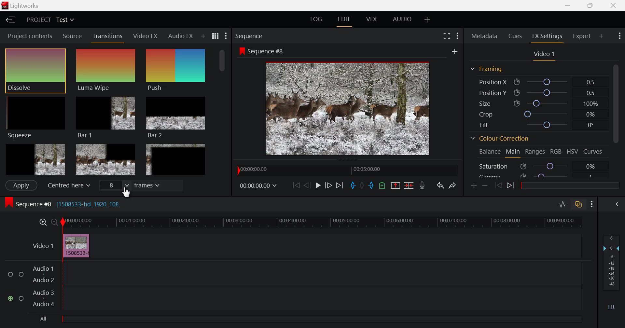  I want to click on Mark Cue, so click(383, 186).